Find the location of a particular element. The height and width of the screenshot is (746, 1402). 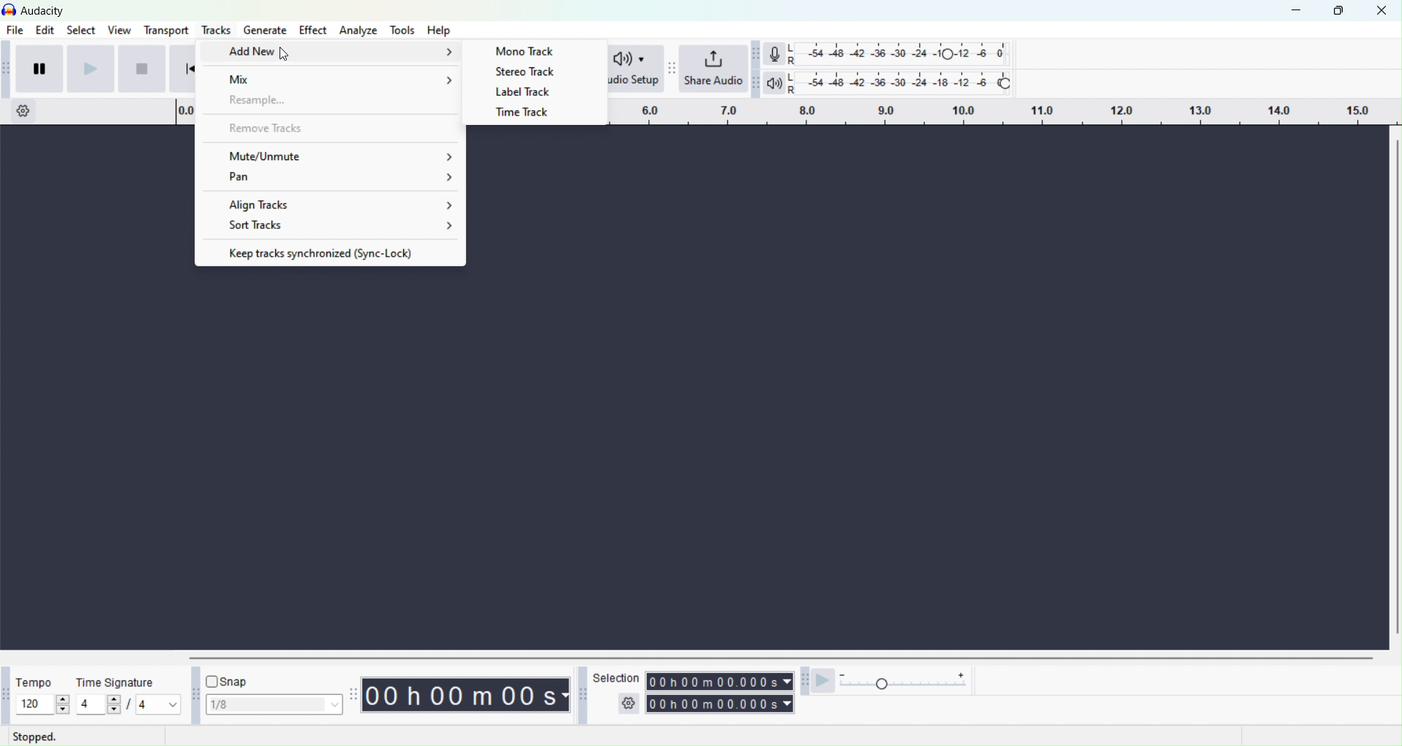

Audacity snapping tool is located at coordinates (192, 695).